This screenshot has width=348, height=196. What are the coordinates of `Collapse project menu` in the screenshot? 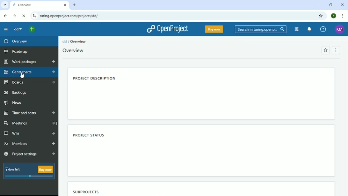 It's located at (5, 29).